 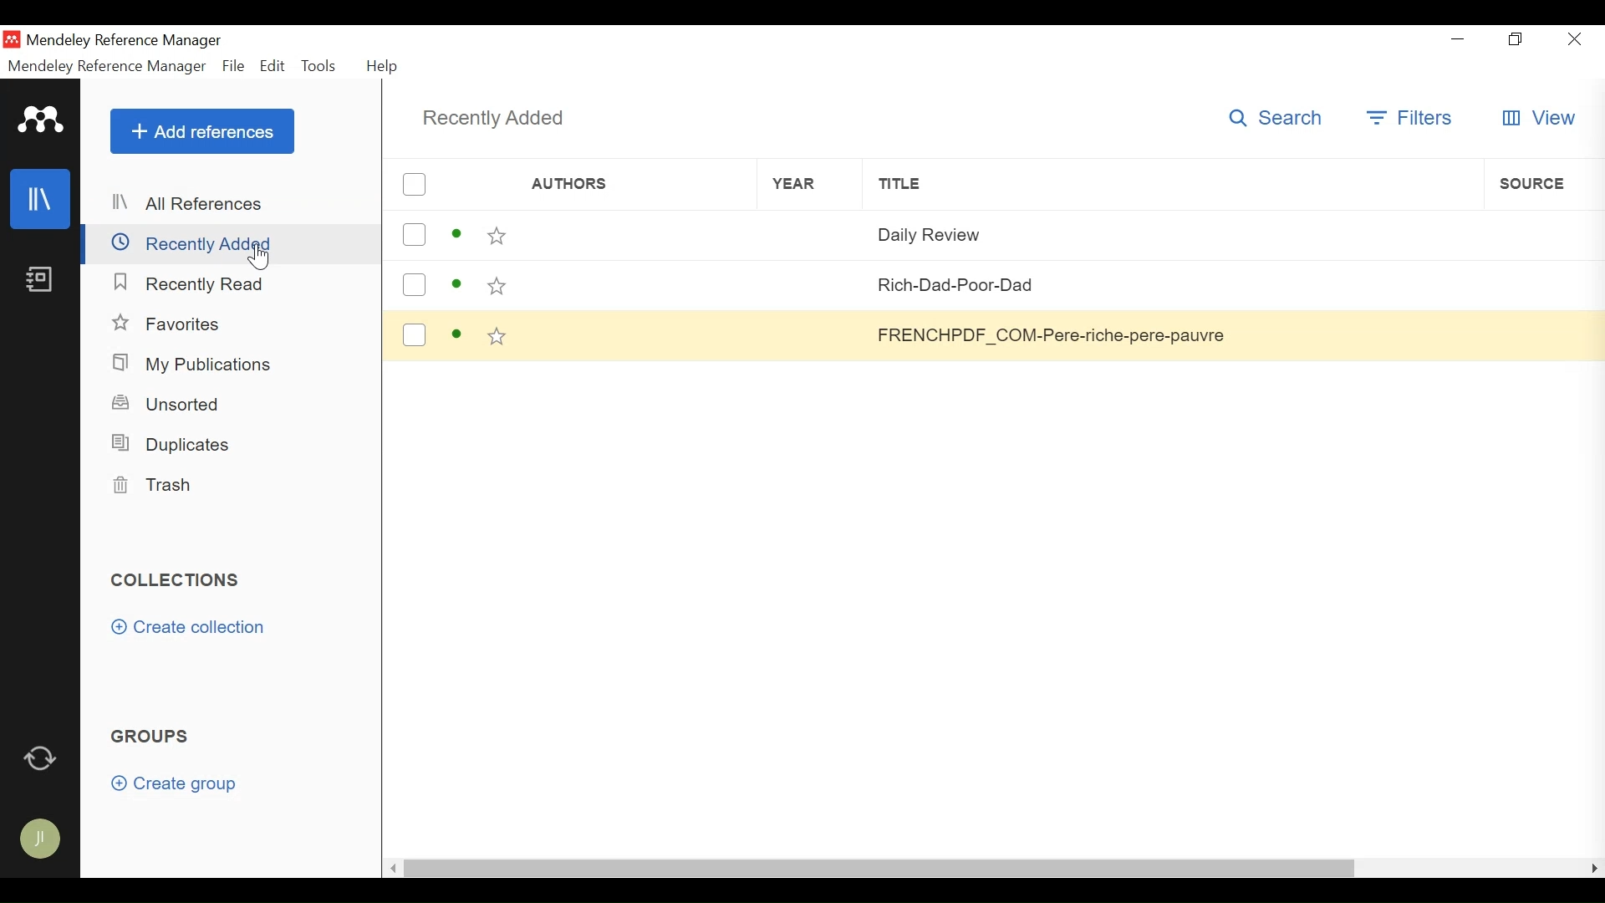 What do you see at coordinates (1544, 183) in the screenshot?
I see `Source` at bounding box center [1544, 183].